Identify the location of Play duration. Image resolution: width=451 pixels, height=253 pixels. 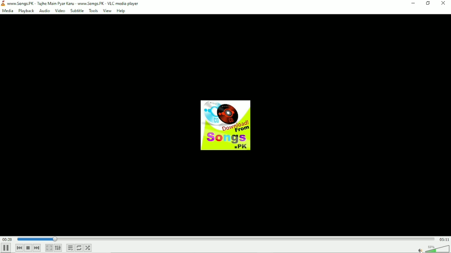
(225, 239).